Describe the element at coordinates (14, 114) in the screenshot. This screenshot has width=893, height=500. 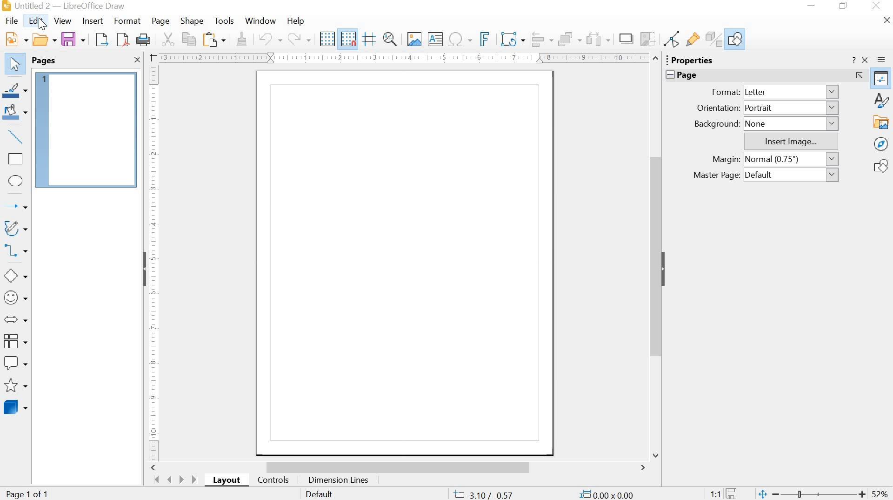
I see `Fill Color` at that location.